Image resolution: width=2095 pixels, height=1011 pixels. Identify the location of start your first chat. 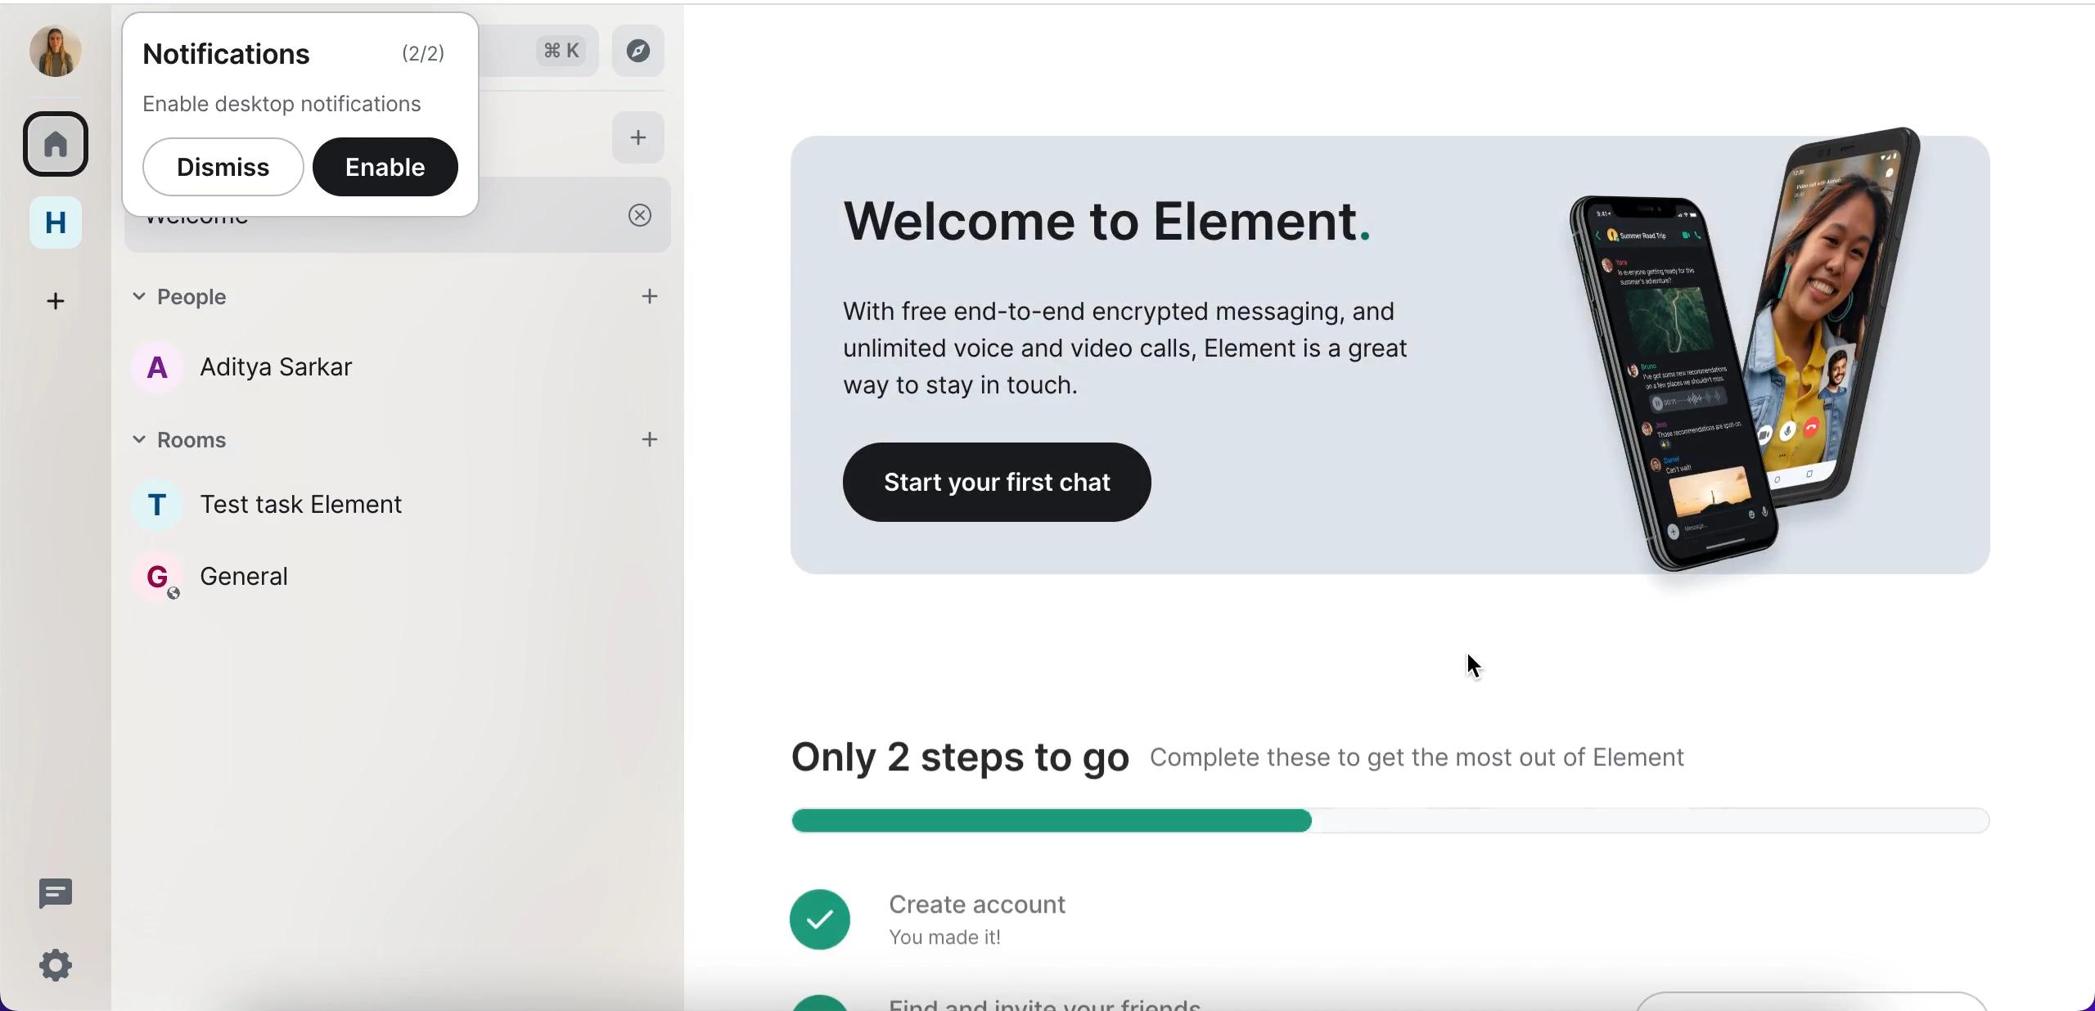
(1005, 483).